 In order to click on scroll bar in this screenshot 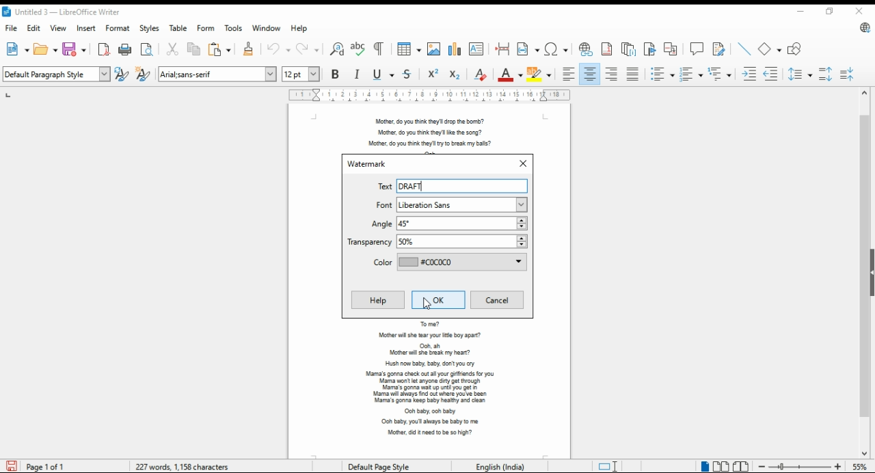, I will do `click(864, 273)`.